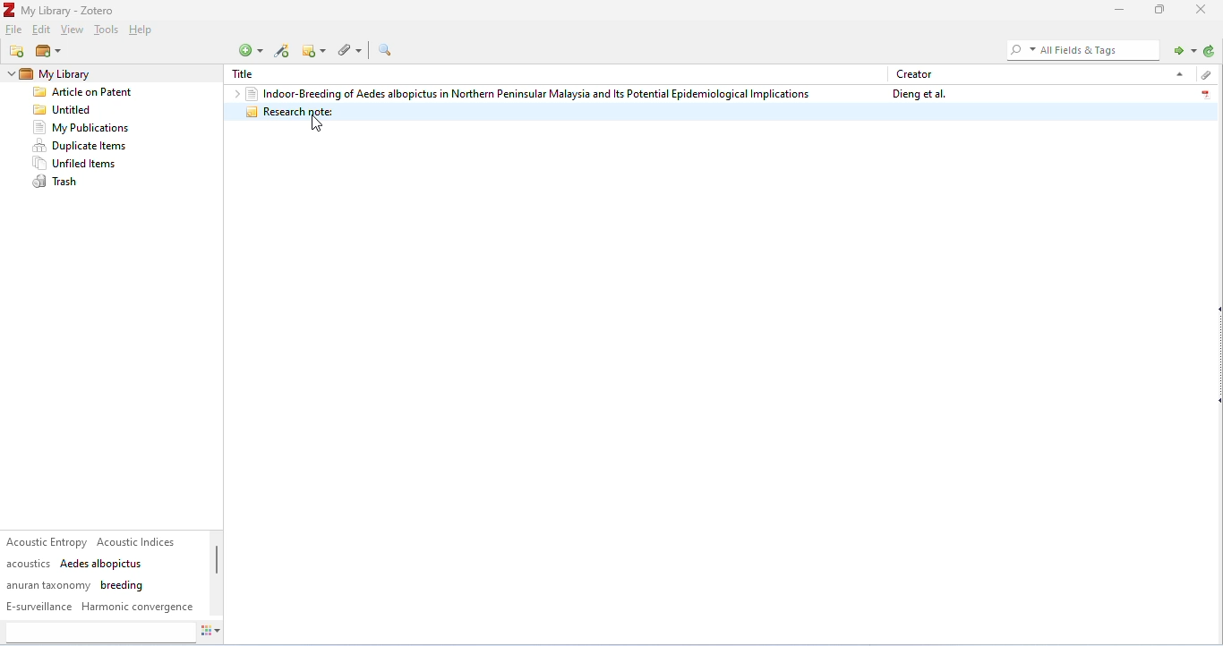 This screenshot has width=1223, height=646. I want to click on file, so click(15, 30).